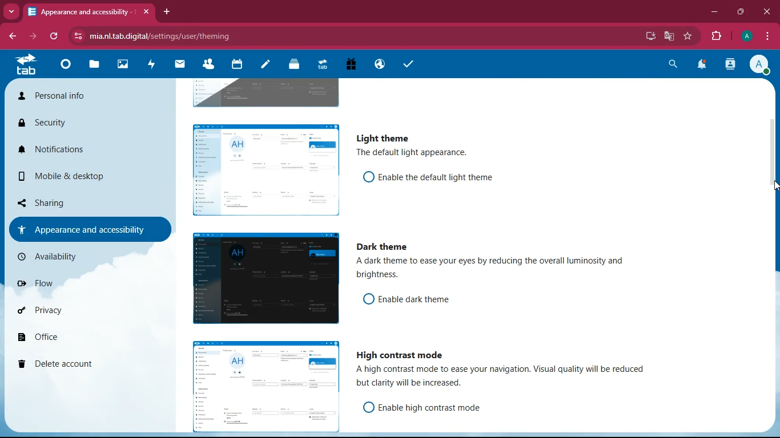 The height and width of the screenshot is (438, 780). I want to click on description, so click(505, 270).